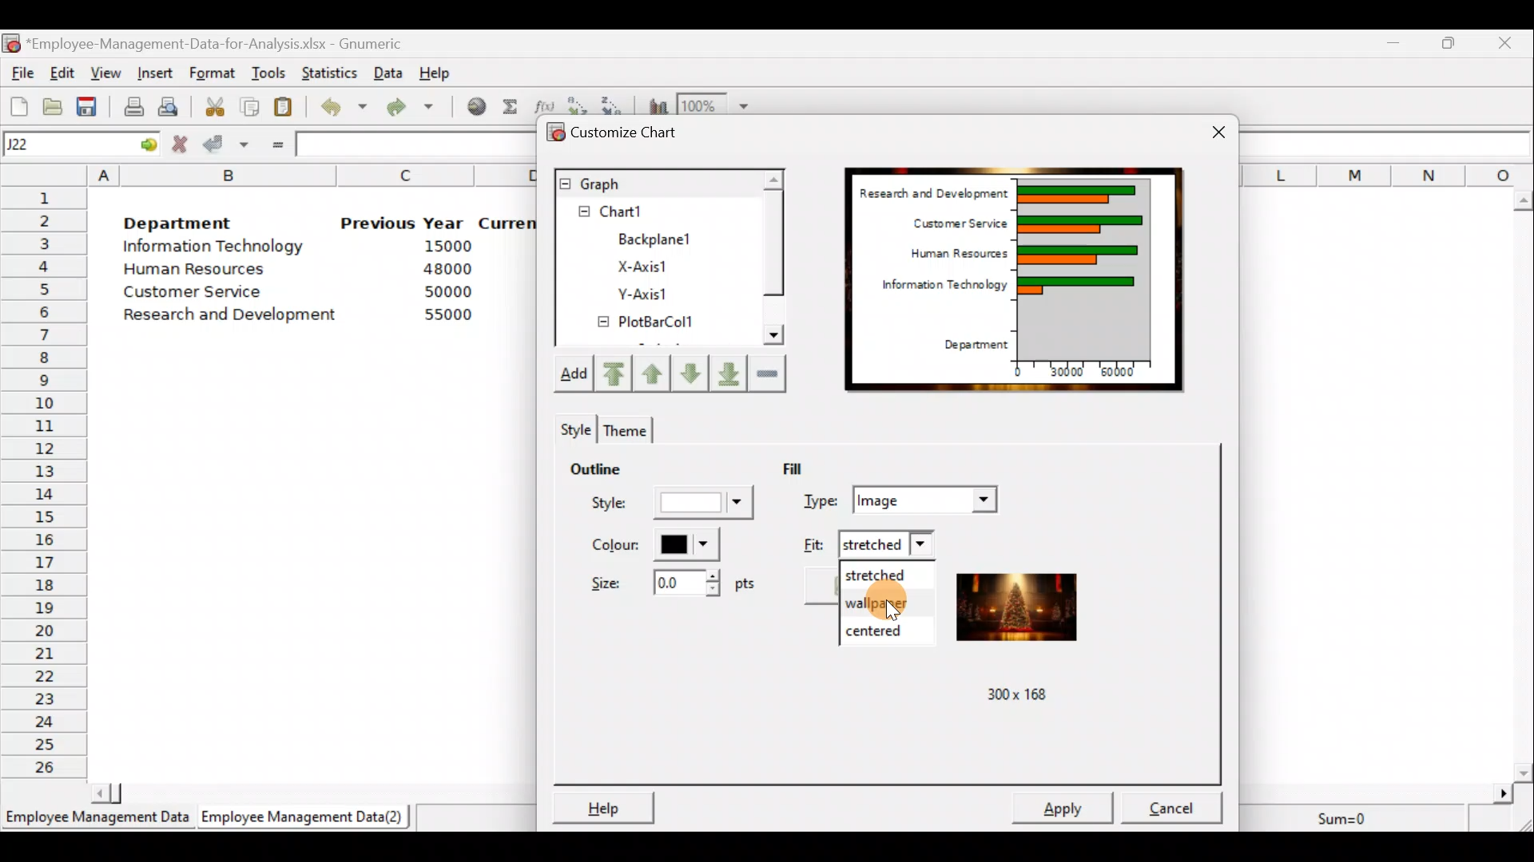 The image size is (1534, 862). I want to click on 30000, so click(1071, 373).